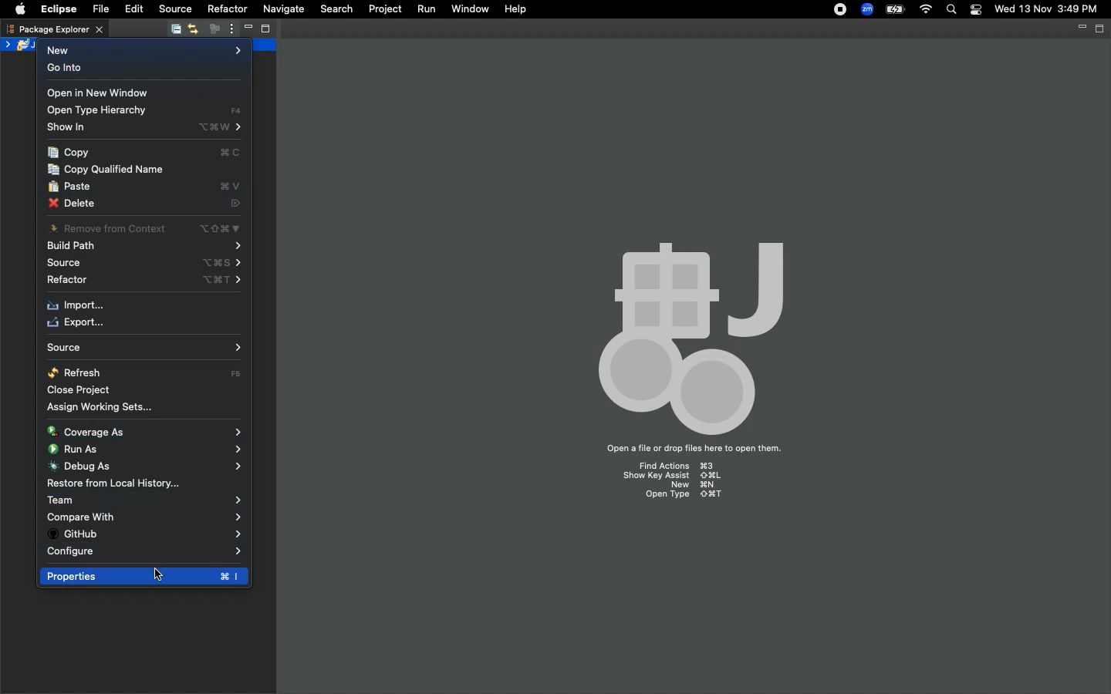  I want to click on Focus on active task, so click(213, 30).